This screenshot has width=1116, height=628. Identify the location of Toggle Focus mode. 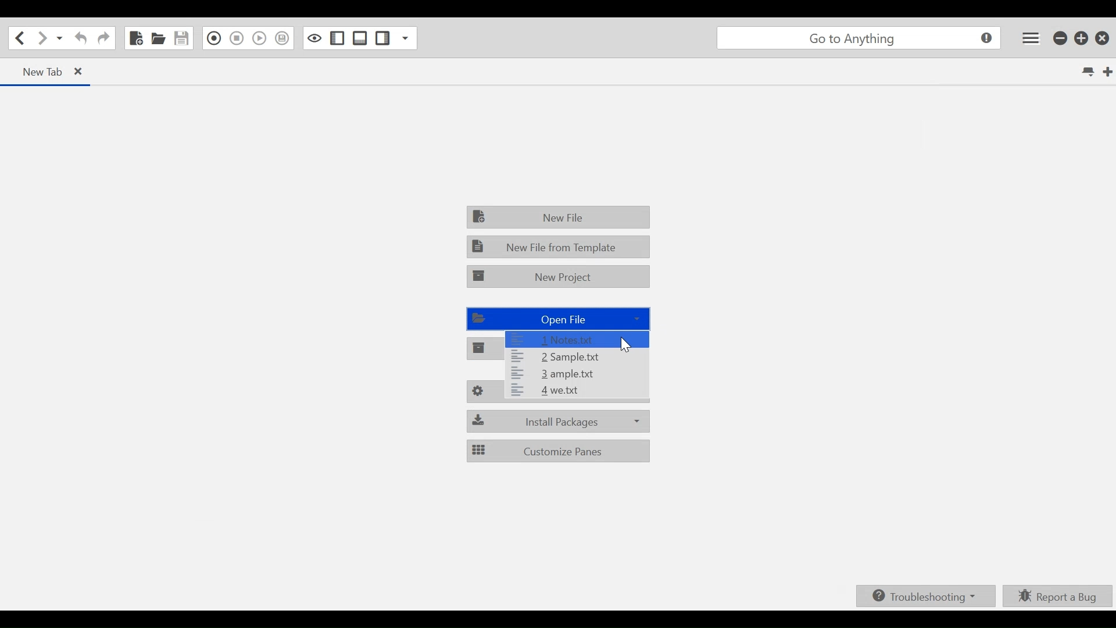
(314, 37).